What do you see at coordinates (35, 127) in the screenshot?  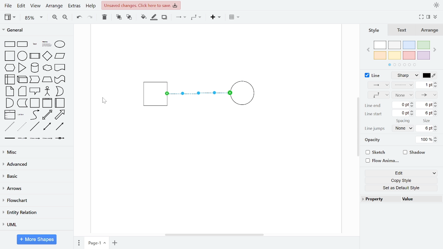 I see `line` at bounding box center [35, 127].